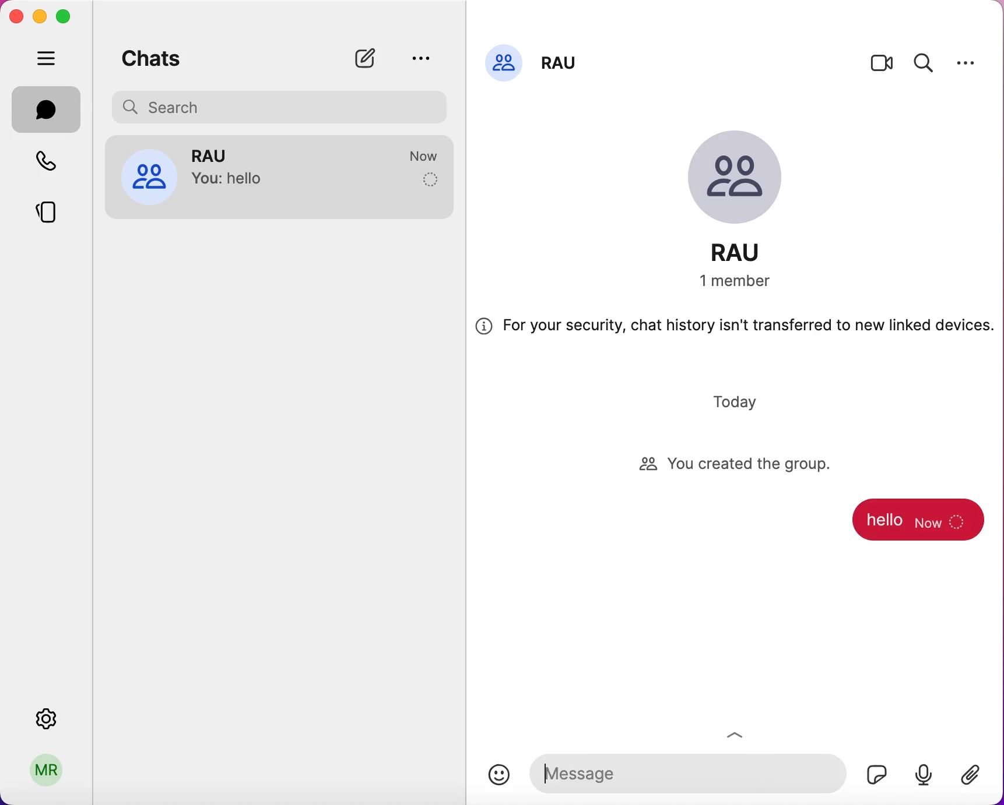  Describe the element at coordinates (281, 181) in the screenshot. I see `You created the group.` at that location.